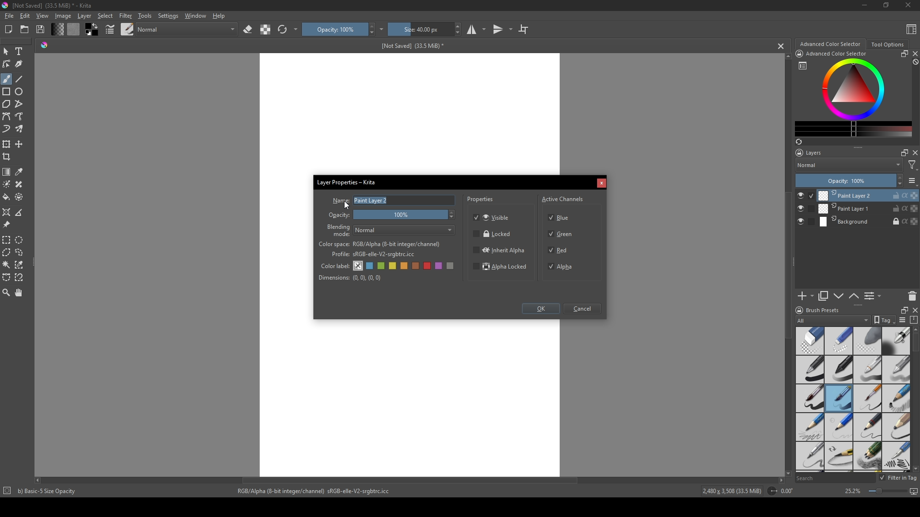 The width and height of the screenshot is (920, 517). I want to click on gradient, so click(7, 172).